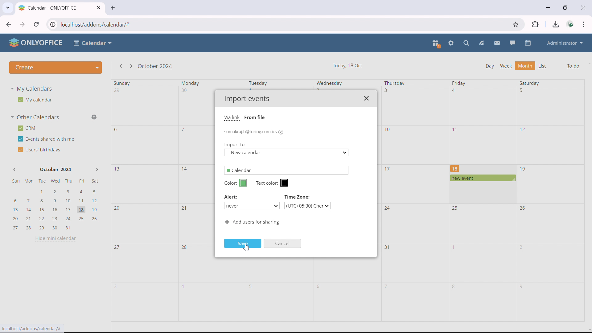 This screenshot has height=333, width=592. I want to click on Today, 18 Oct, so click(348, 65).